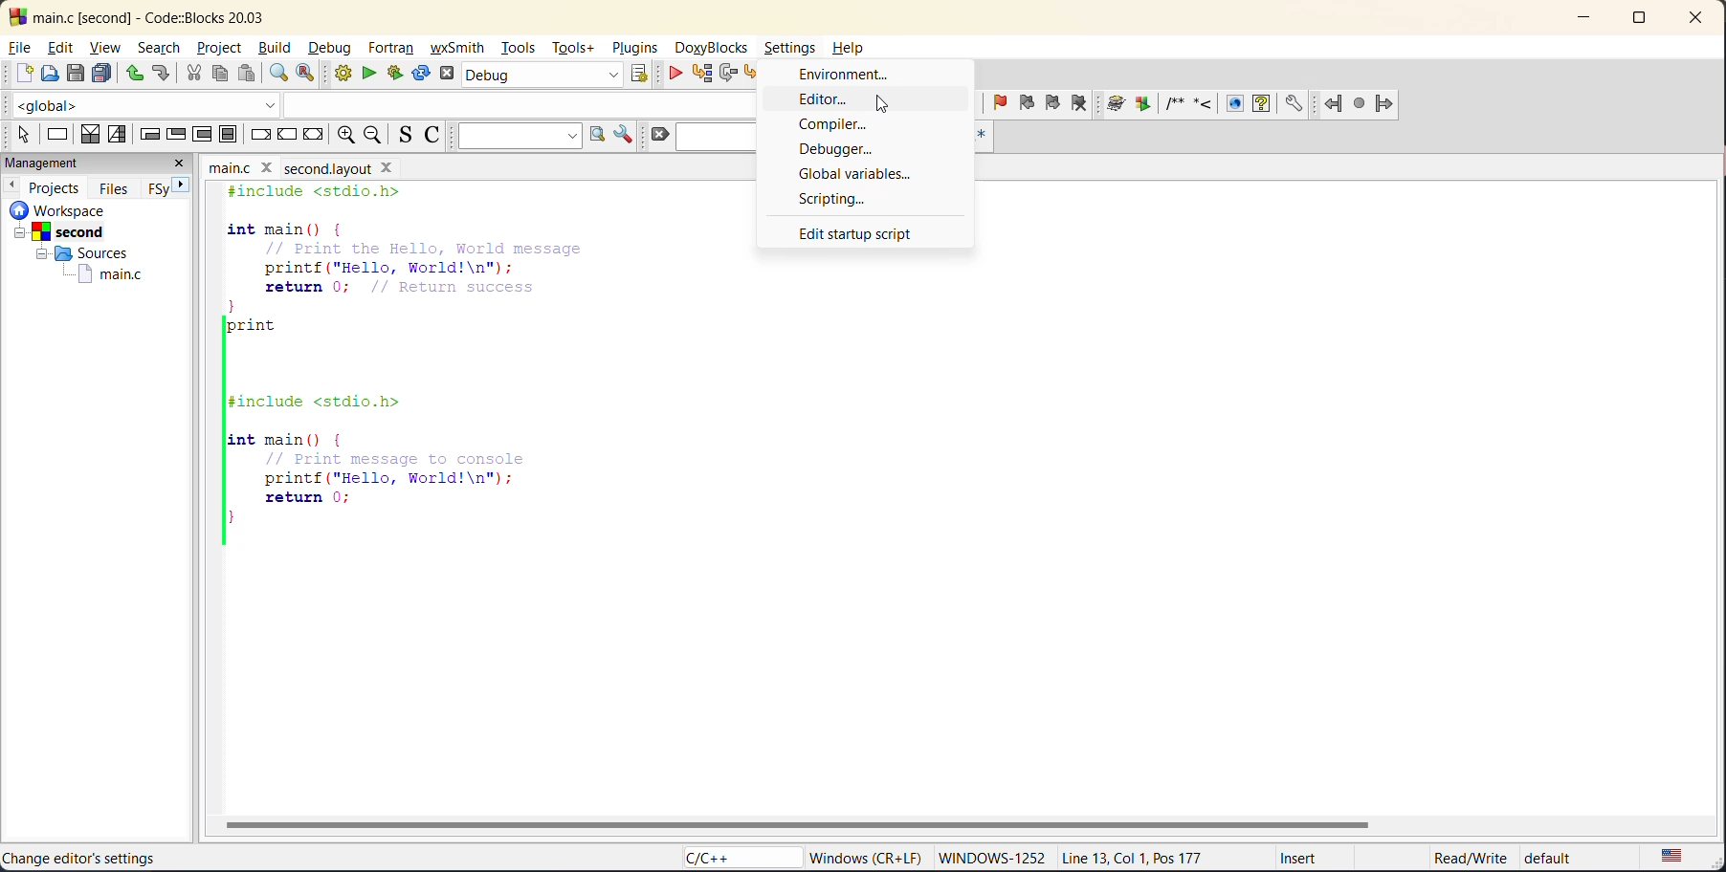 The image size is (1726, 872). Describe the element at coordinates (58, 137) in the screenshot. I see `instruction` at that location.